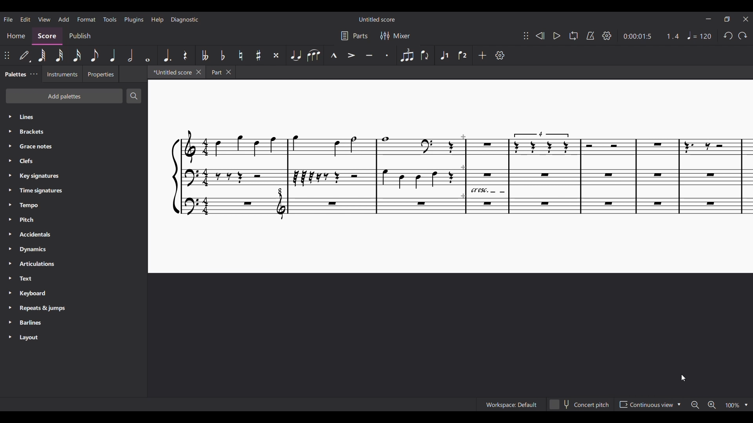  Describe the element at coordinates (42, 55) in the screenshot. I see `64th note` at that location.